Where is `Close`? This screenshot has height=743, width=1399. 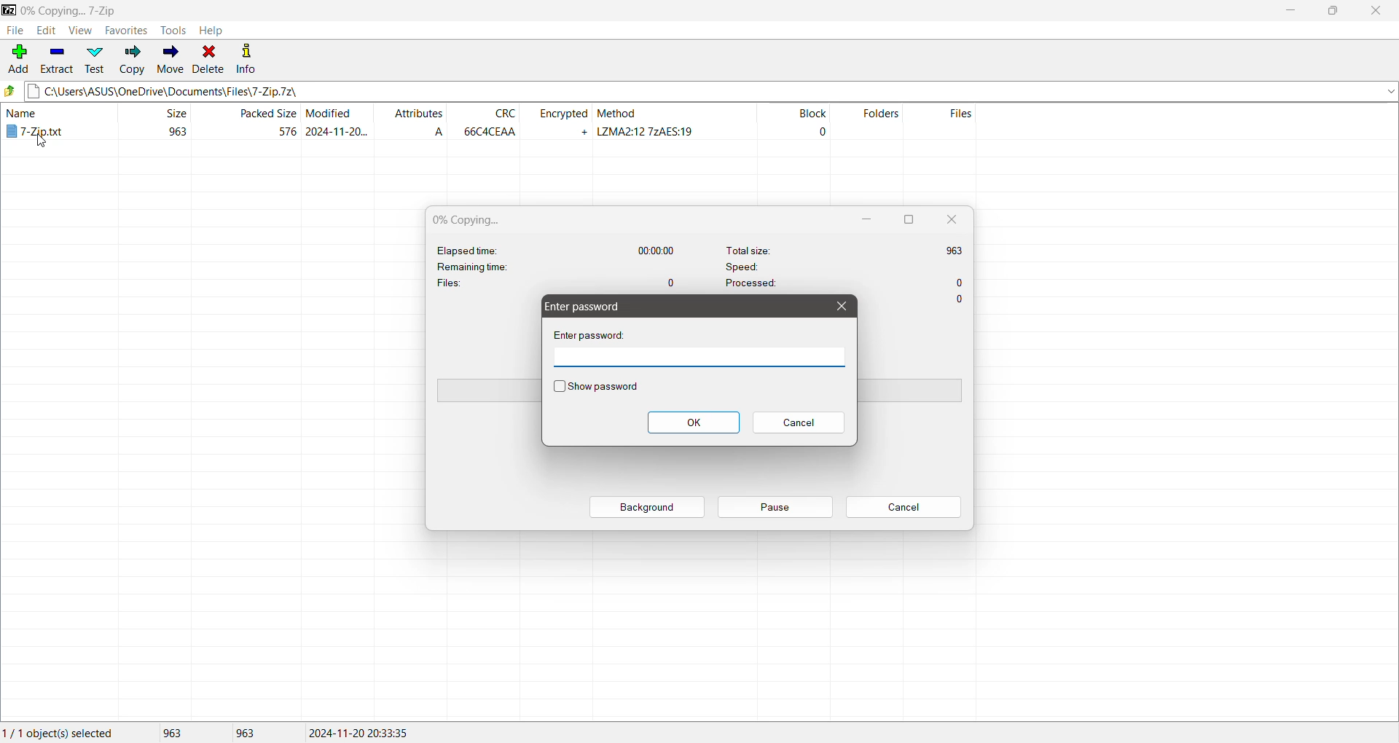 Close is located at coordinates (1378, 11).